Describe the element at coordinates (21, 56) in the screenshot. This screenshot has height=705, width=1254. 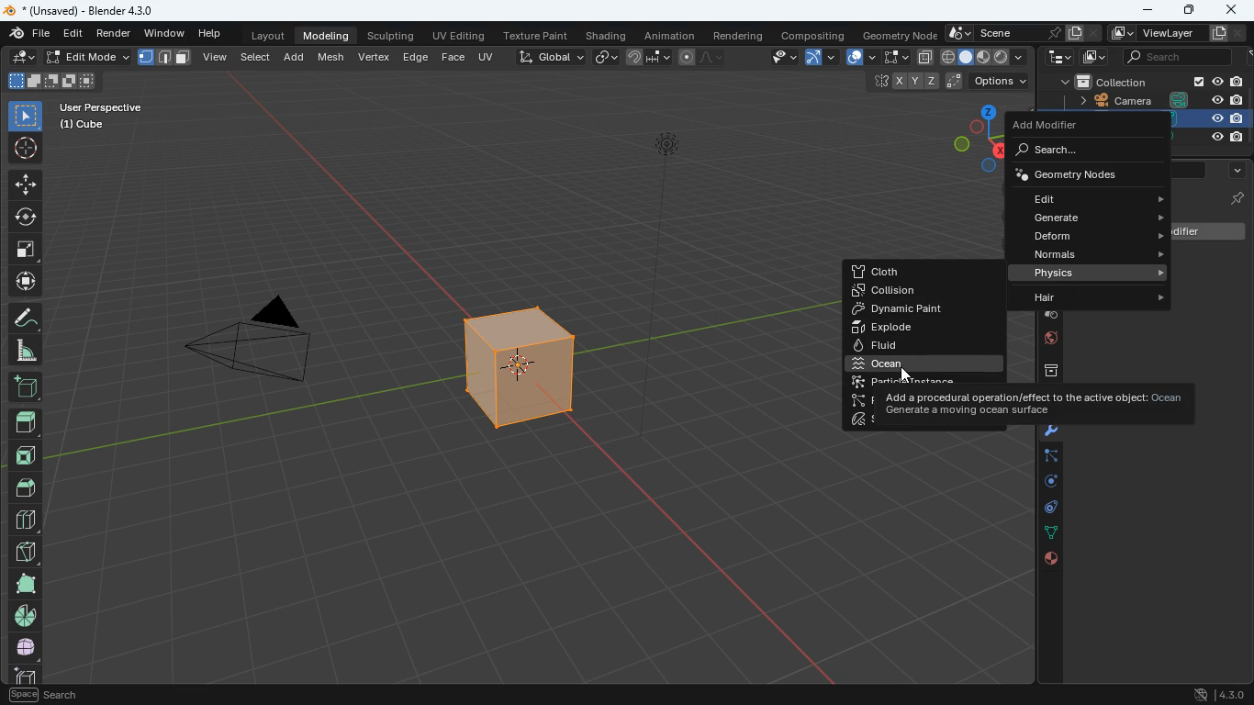
I see `edit` at that location.